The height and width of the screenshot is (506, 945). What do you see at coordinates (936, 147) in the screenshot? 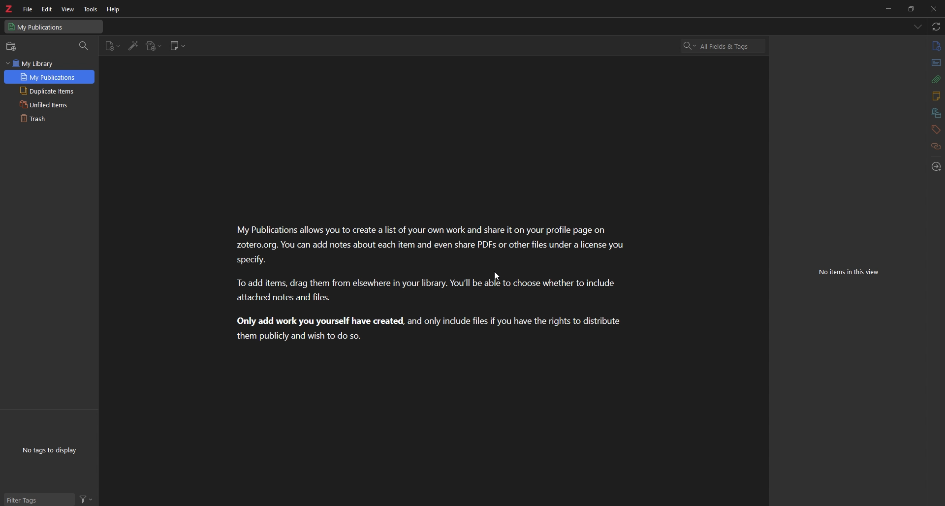
I see `Related` at bounding box center [936, 147].